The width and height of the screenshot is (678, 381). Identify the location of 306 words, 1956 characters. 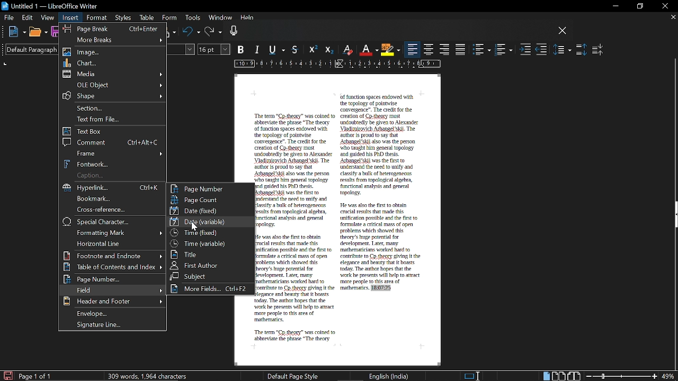
(149, 376).